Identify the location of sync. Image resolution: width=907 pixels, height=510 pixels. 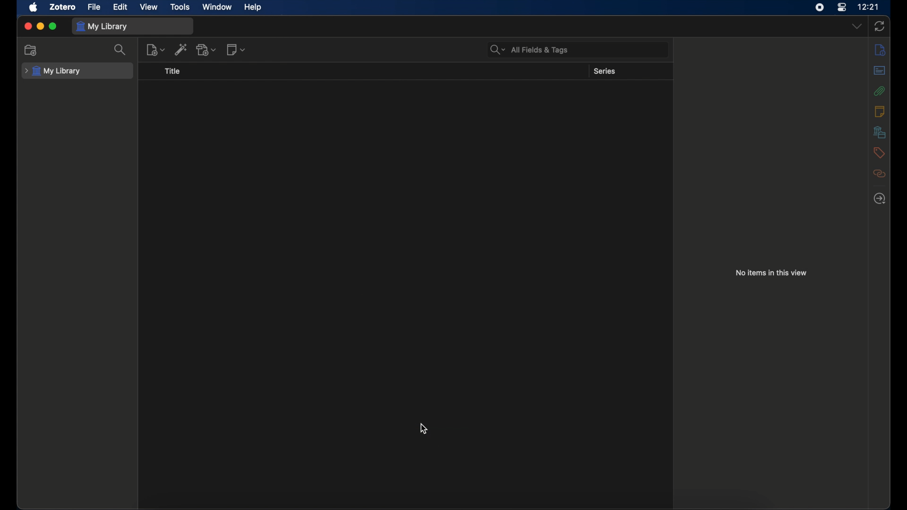
(879, 26).